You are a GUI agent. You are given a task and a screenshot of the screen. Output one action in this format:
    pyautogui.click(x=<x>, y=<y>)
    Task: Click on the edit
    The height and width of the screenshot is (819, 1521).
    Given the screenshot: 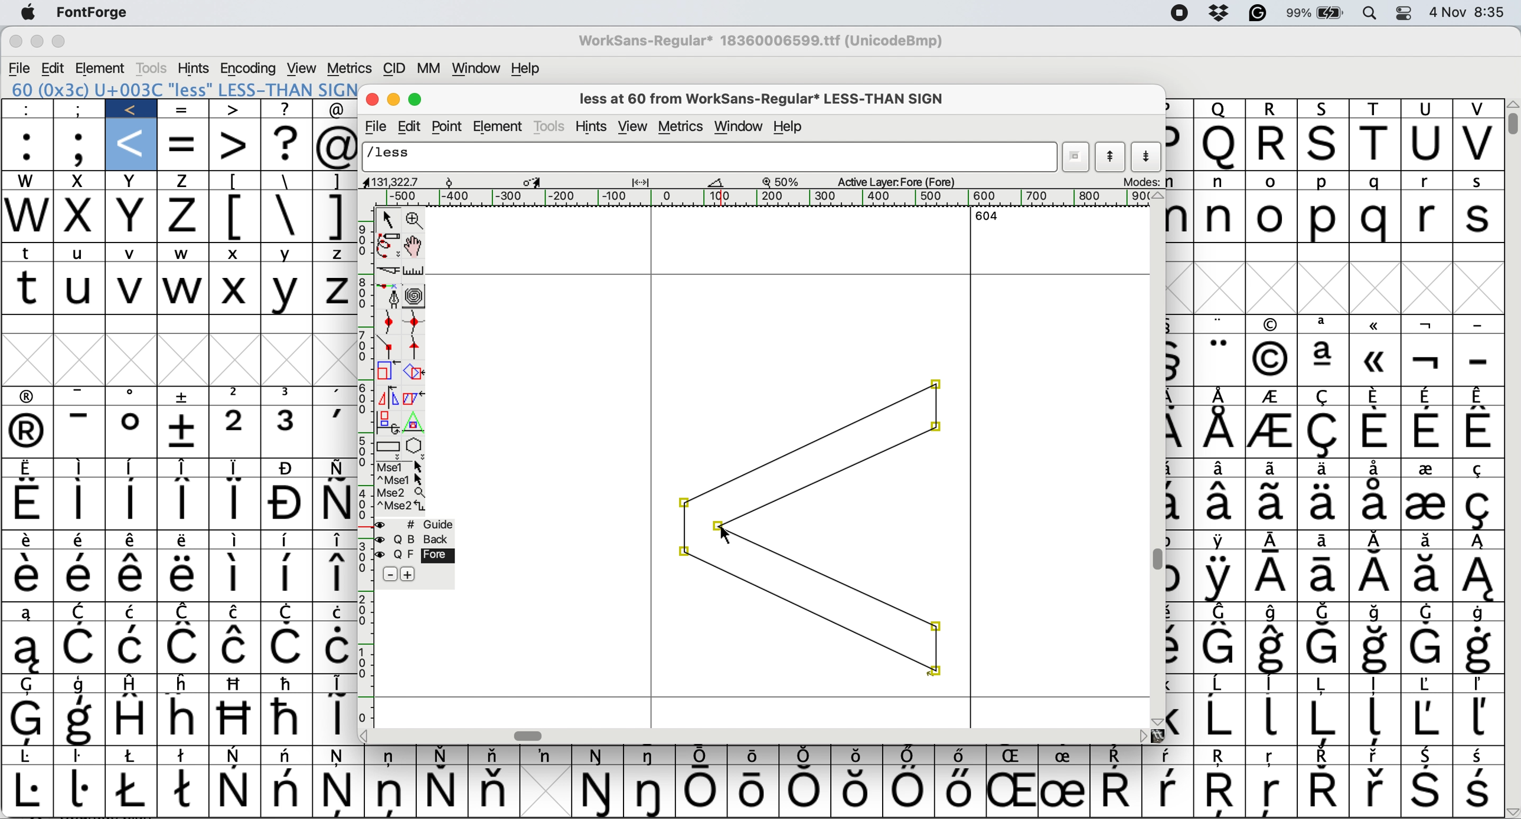 What is the action you would take?
    pyautogui.click(x=54, y=68)
    